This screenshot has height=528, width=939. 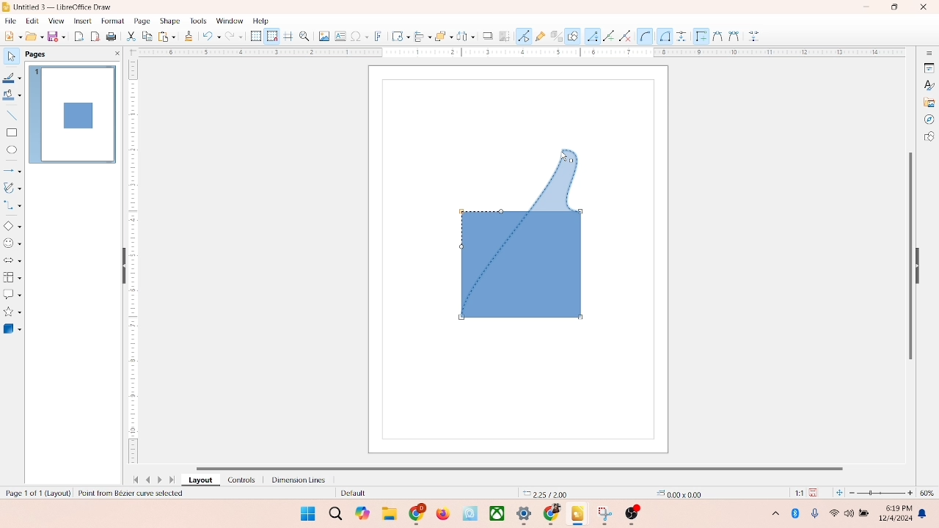 What do you see at coordinates (929, 120) in the screenshot?
I see `navigator` at bounding box center [929, 120].